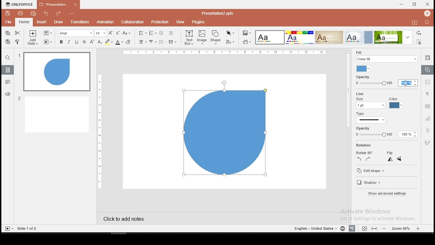  What do you see at coordinates (57, 72) in the screenshot?
I see `slide 1` at bounding box center [57, 72].